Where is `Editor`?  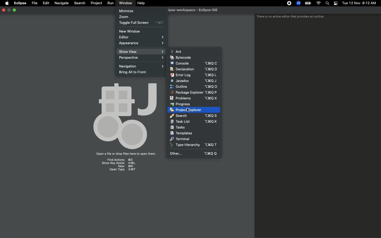 Editor is located at coordinates (141, 37).